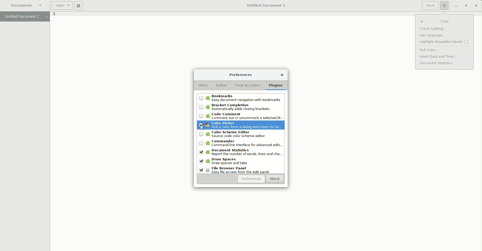  I want to click on Save, so click(430, 6).